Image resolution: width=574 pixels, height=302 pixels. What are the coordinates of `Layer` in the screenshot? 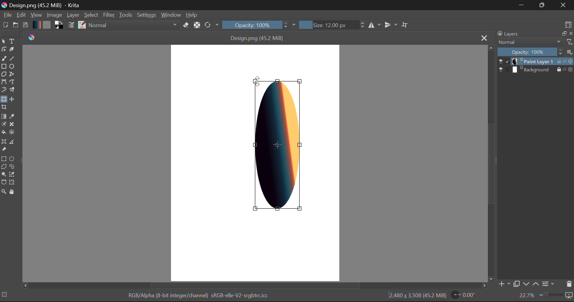 It's located at (73, 16).